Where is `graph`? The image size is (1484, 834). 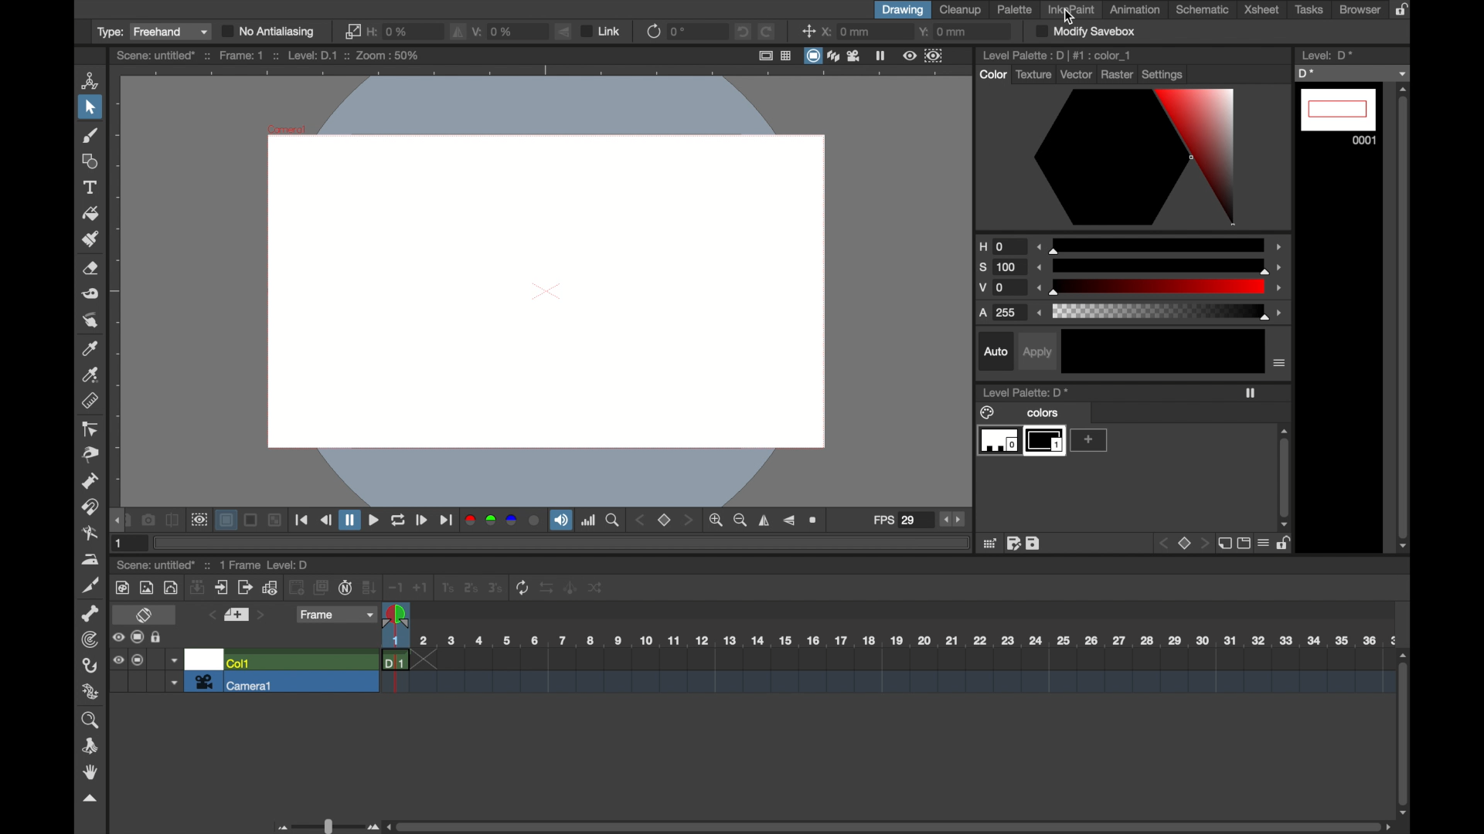 graph is located at coordinates (270, 587).